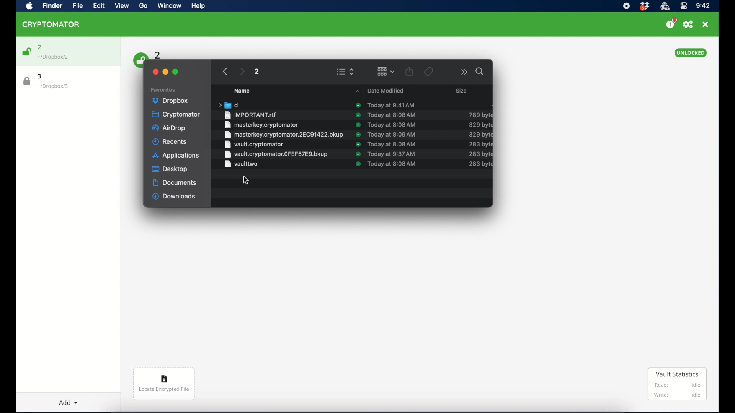 The image size is (735, 413). Describe the element at coordinates (256, 72) in the screenshot. I see `2` at that location.